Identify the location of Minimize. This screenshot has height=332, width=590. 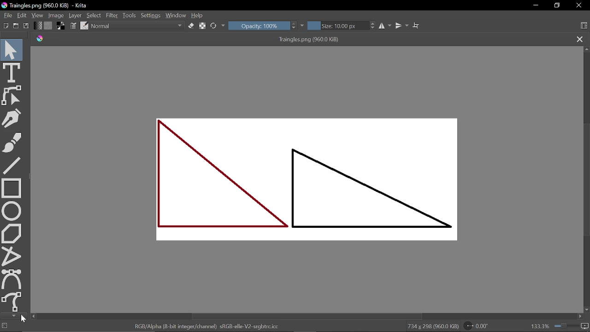
(534, 6).